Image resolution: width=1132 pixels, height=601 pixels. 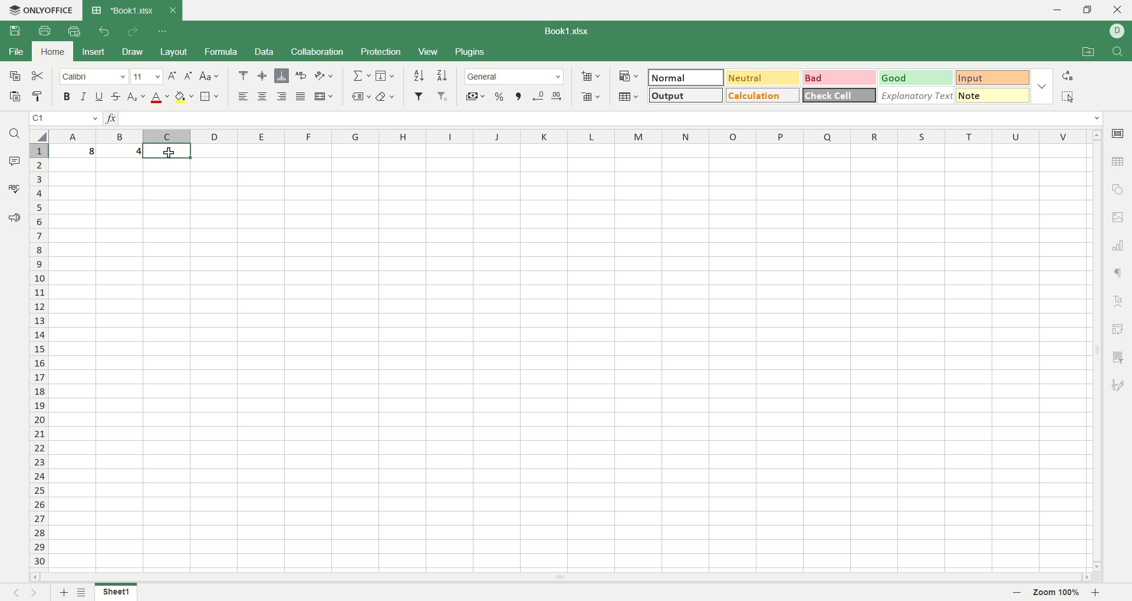 I want to click on pivot table settings, so click(x=1120, y=329).